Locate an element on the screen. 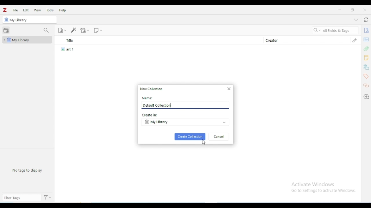  cursor is located at coordinates (204, 143).